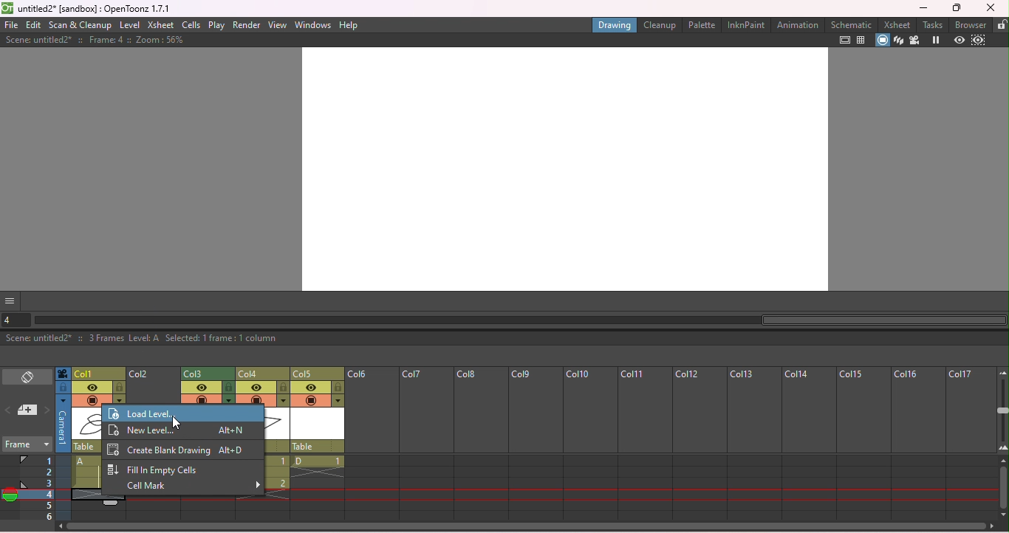 The height and width of the screenshot is (533, 1009). I want to click on column 6, so click(372, 444).